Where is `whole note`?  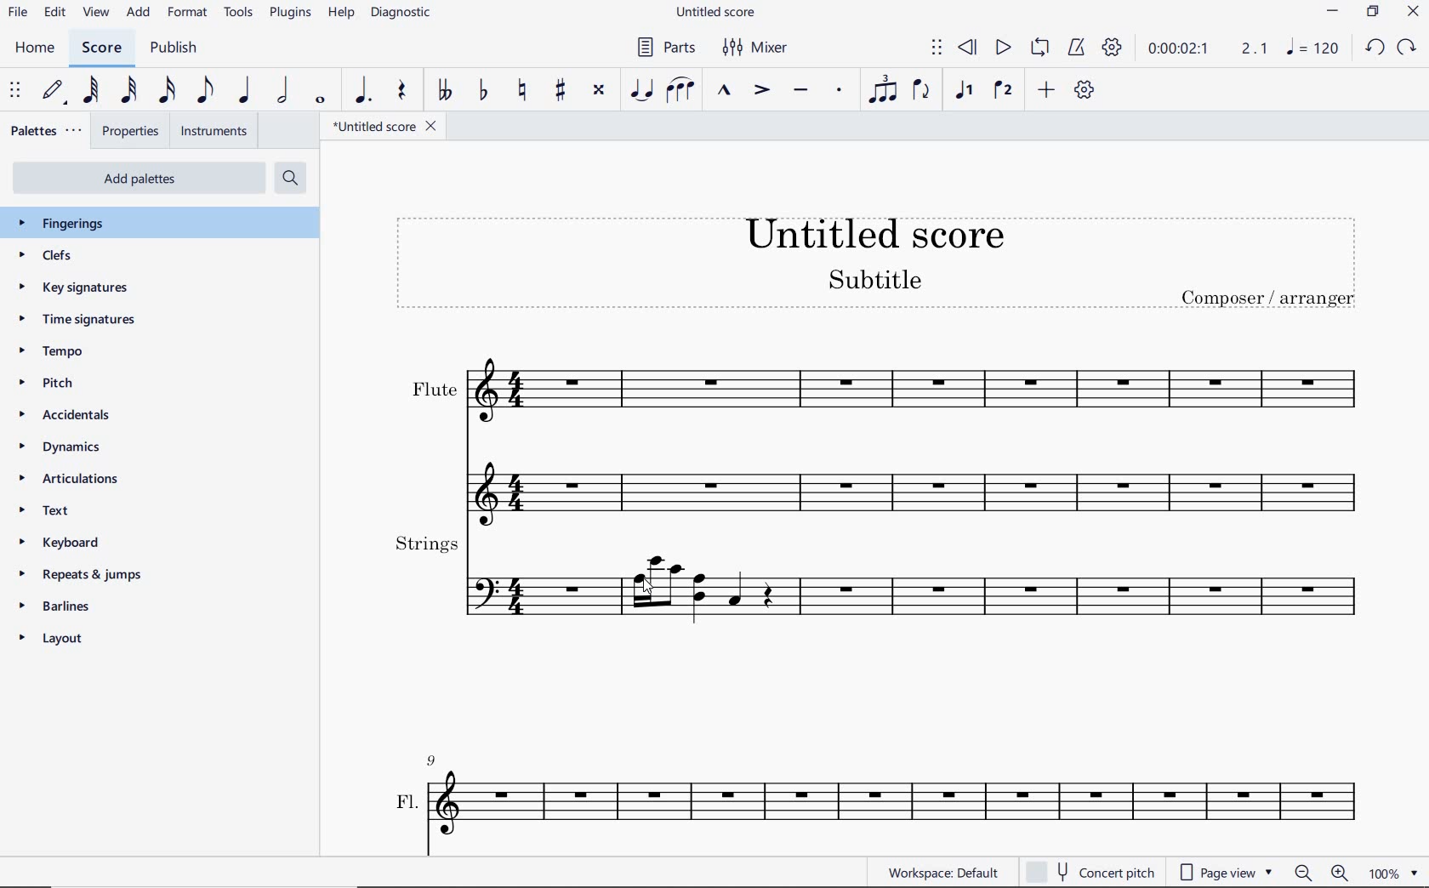
whole note is located at coordinates (320, 99).